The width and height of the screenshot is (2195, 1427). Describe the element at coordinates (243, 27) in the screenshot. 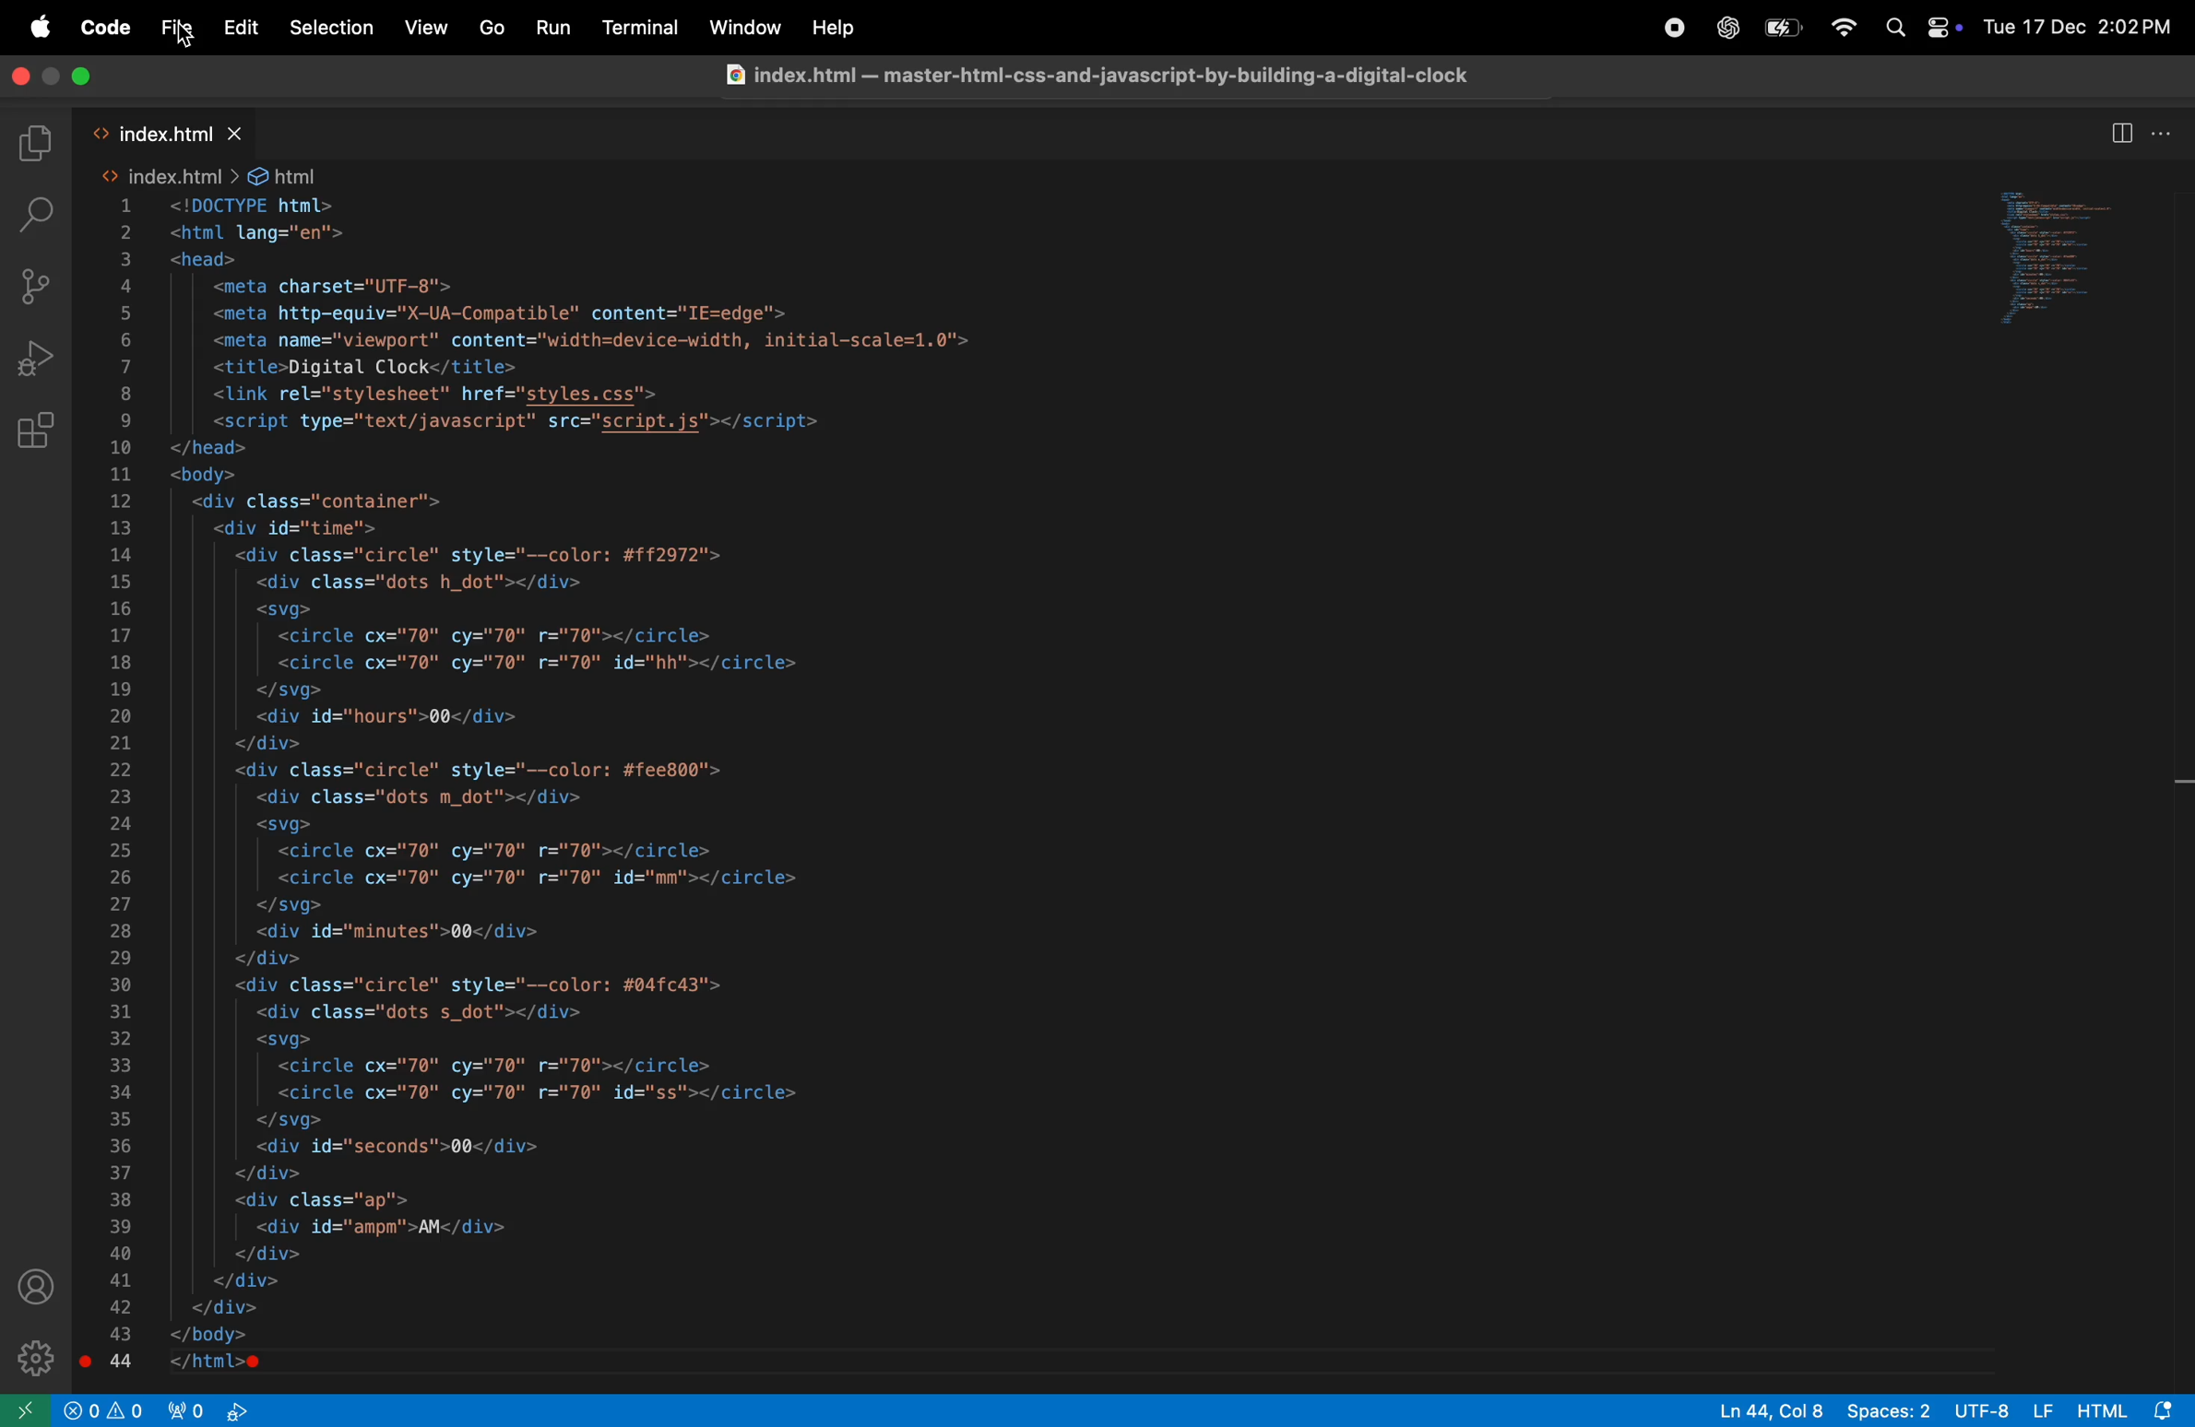

I see `edit` at that location.